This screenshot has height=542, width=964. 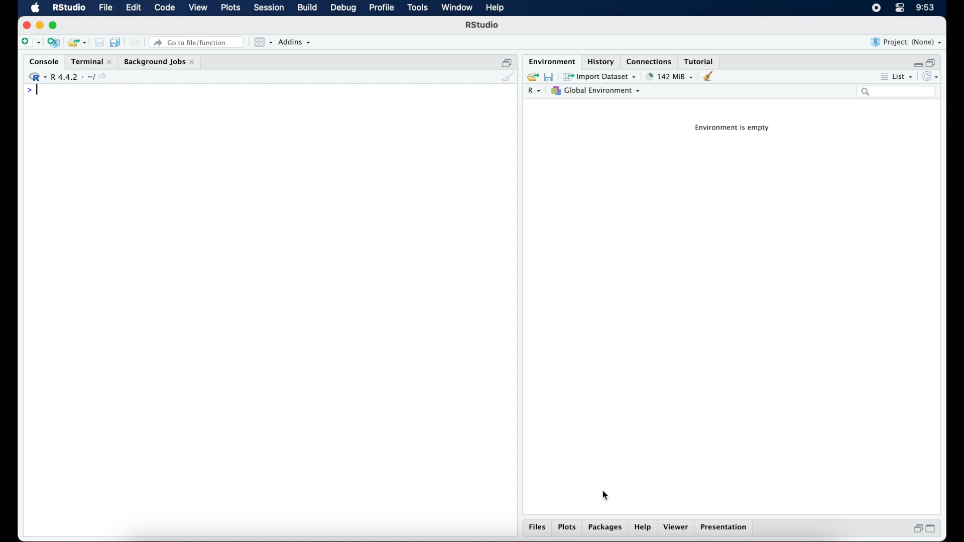 I want to click on restore down, so click(x=916, y=528).